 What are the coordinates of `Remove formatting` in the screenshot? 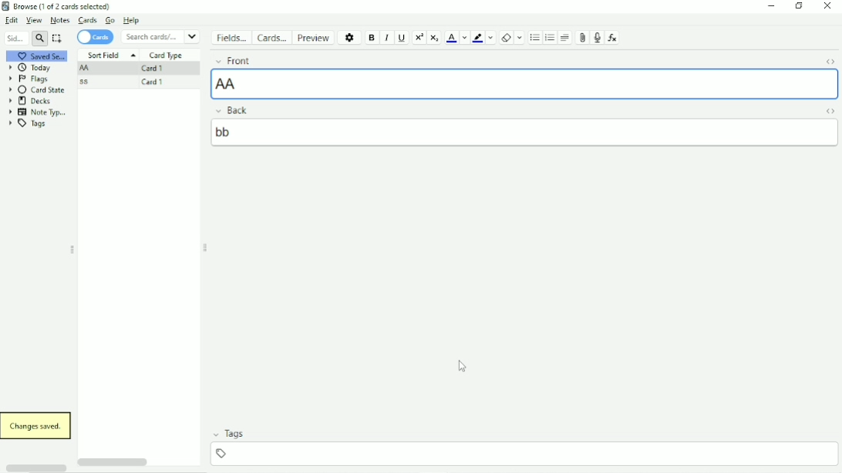 It's located at (505, 37).